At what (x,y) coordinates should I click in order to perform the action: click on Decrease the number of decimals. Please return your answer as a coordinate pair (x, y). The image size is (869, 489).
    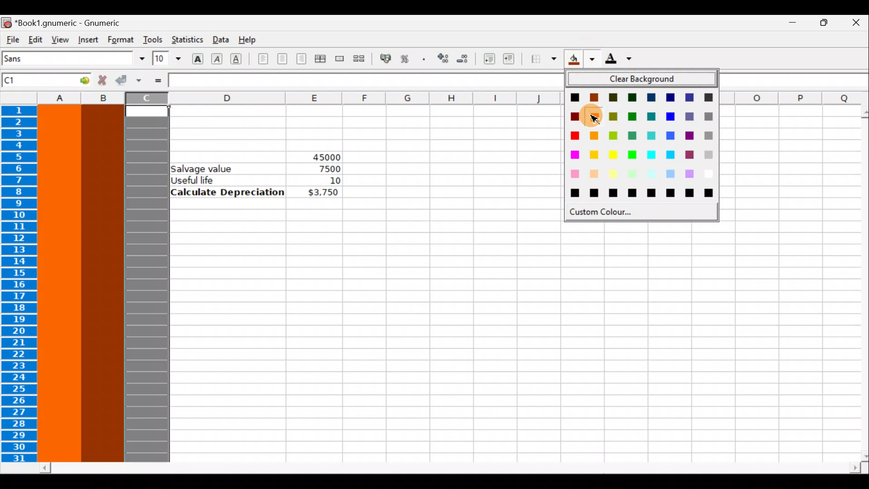
    Looking at the image, I should click on (463, 58).